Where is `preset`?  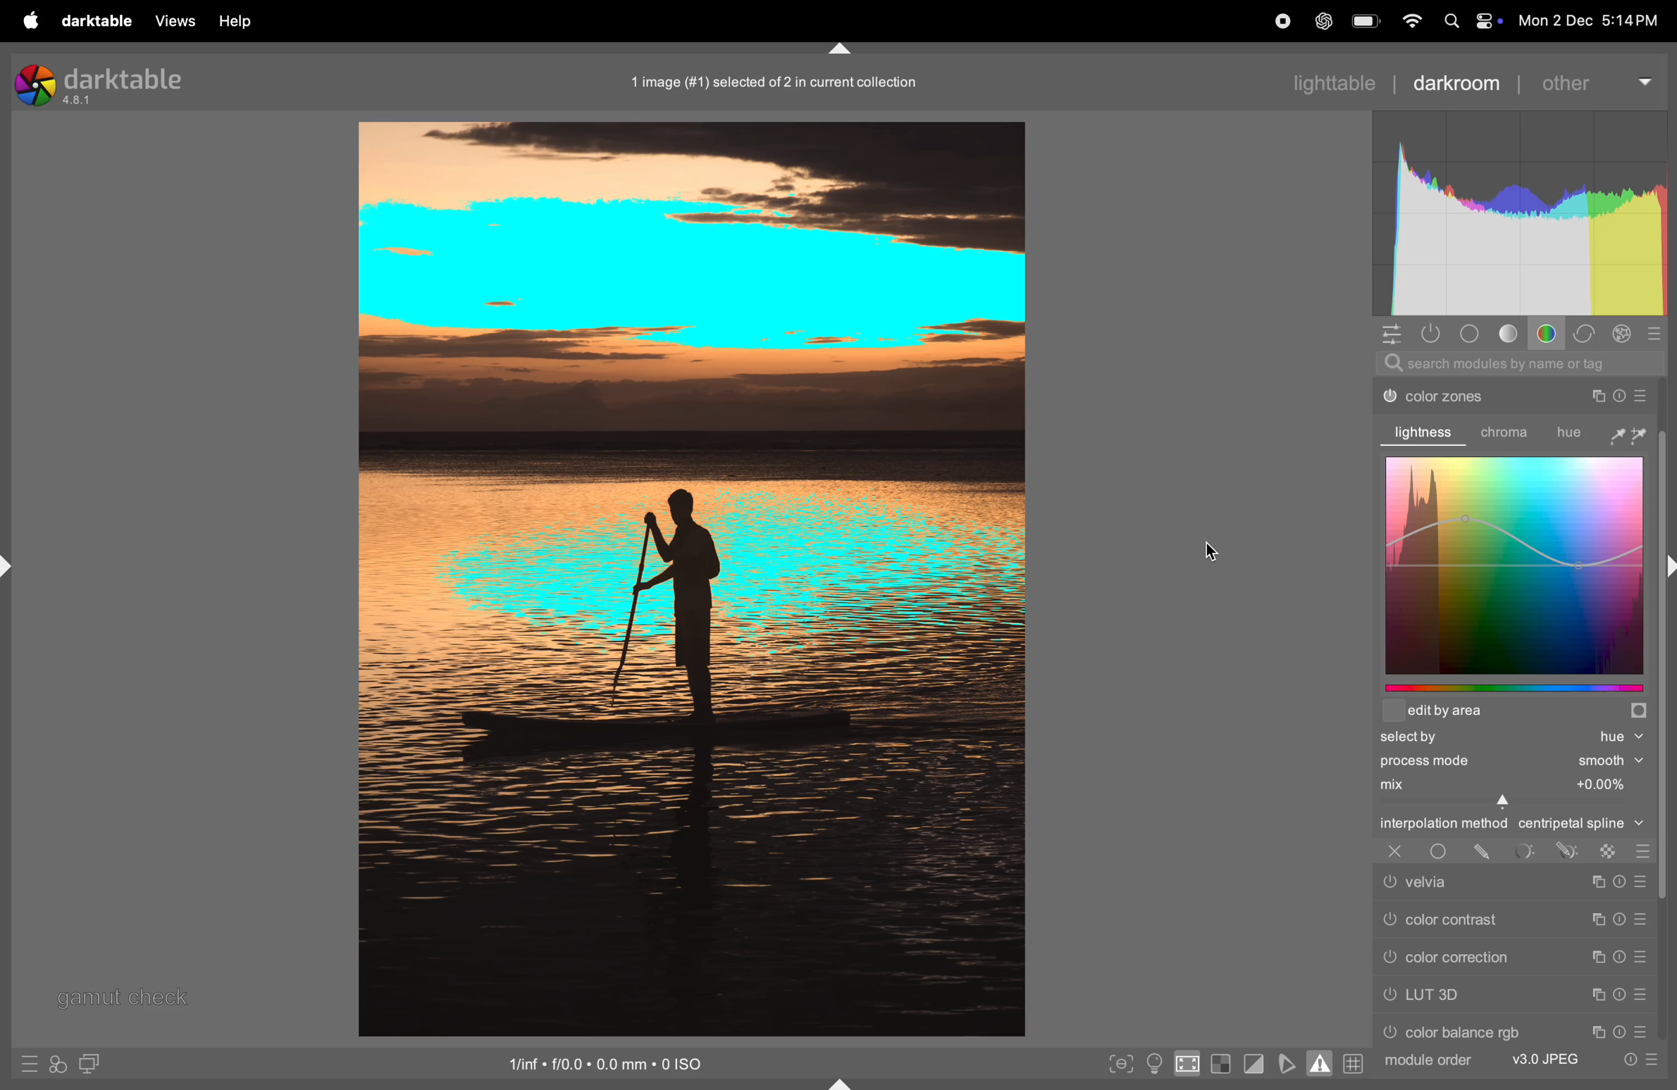
preset is located at coordinates (1640, 996).